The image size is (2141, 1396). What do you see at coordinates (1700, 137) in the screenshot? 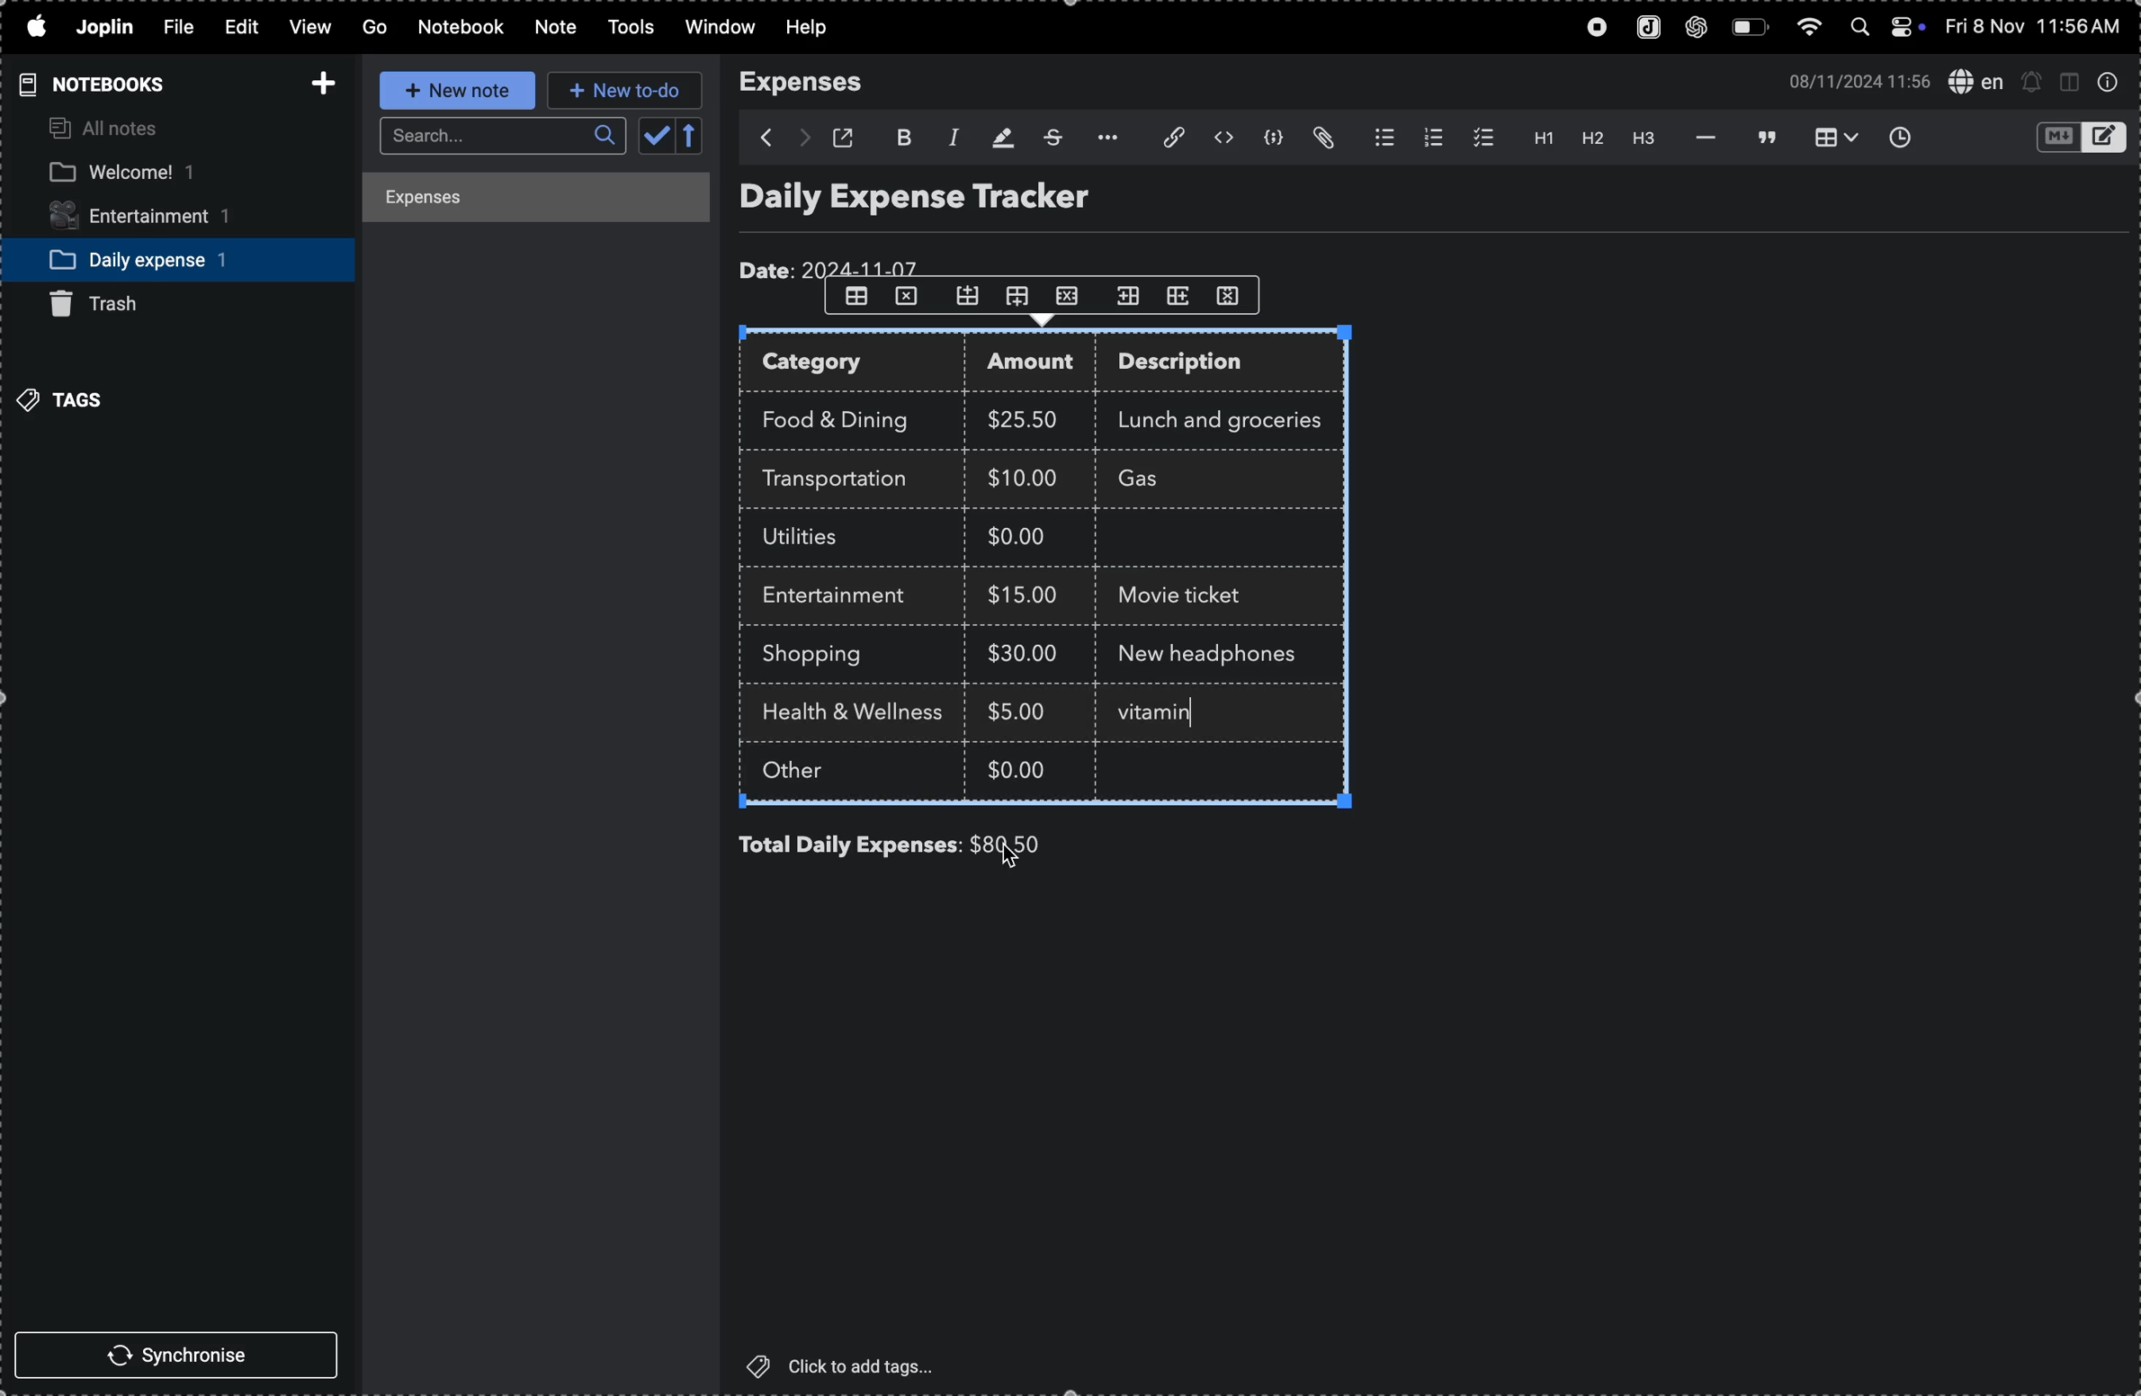
I see `horrizontal line` at bounding box center [1700, 137].